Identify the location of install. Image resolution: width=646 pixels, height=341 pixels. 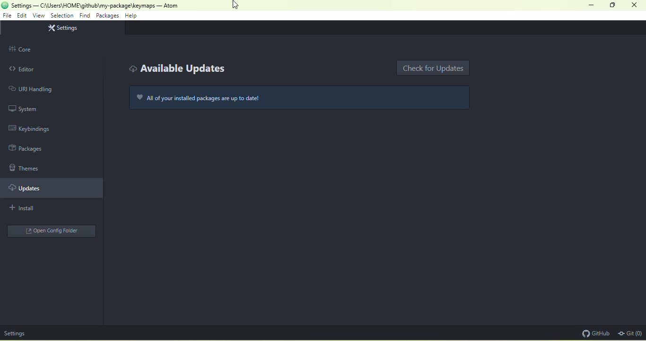
(37, 209).